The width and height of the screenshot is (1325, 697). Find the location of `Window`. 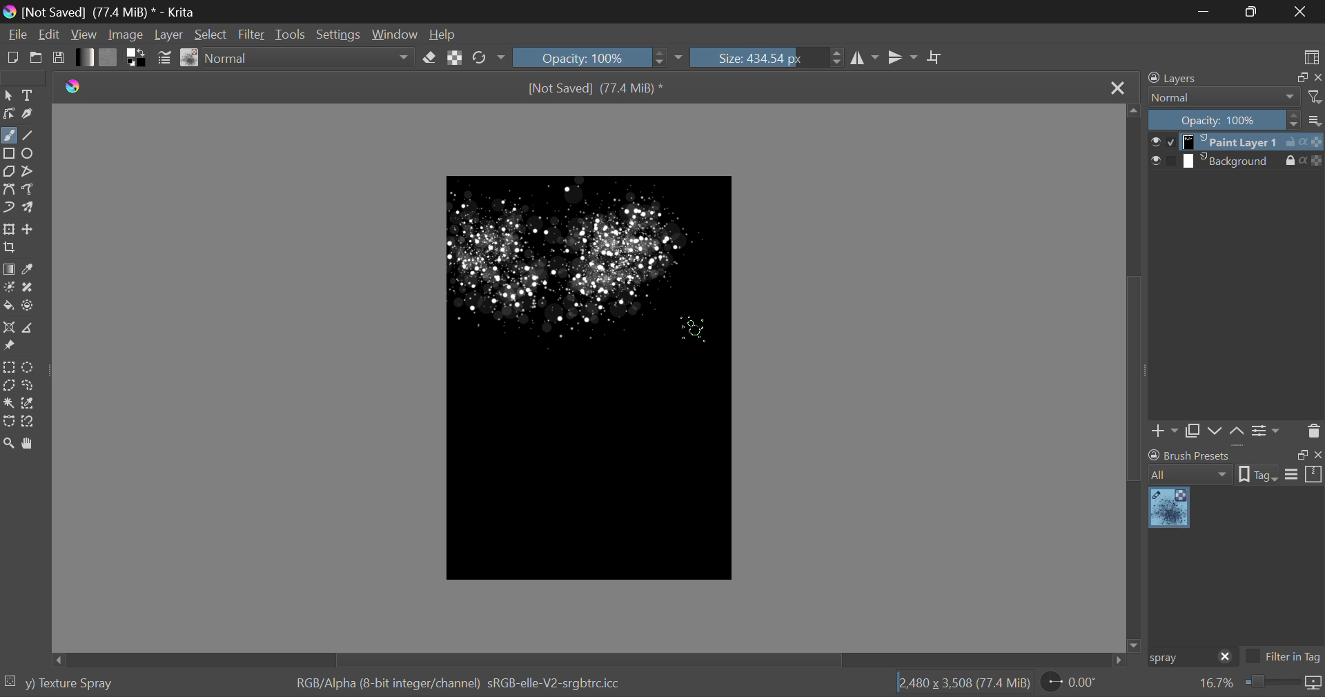

Window is located at coordinates (397, 33).